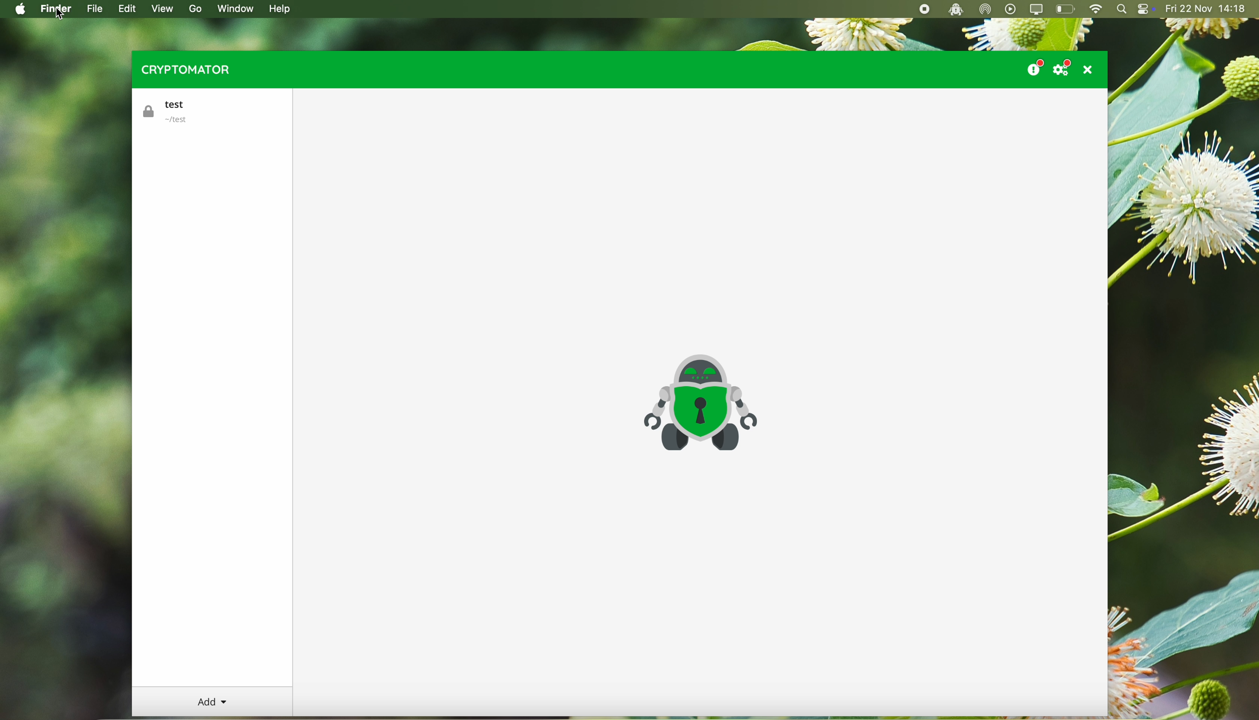  What do you see at coordinates (17, 9) in the screenshot?
I see `Apple icon` at bounding box center [17, 9].